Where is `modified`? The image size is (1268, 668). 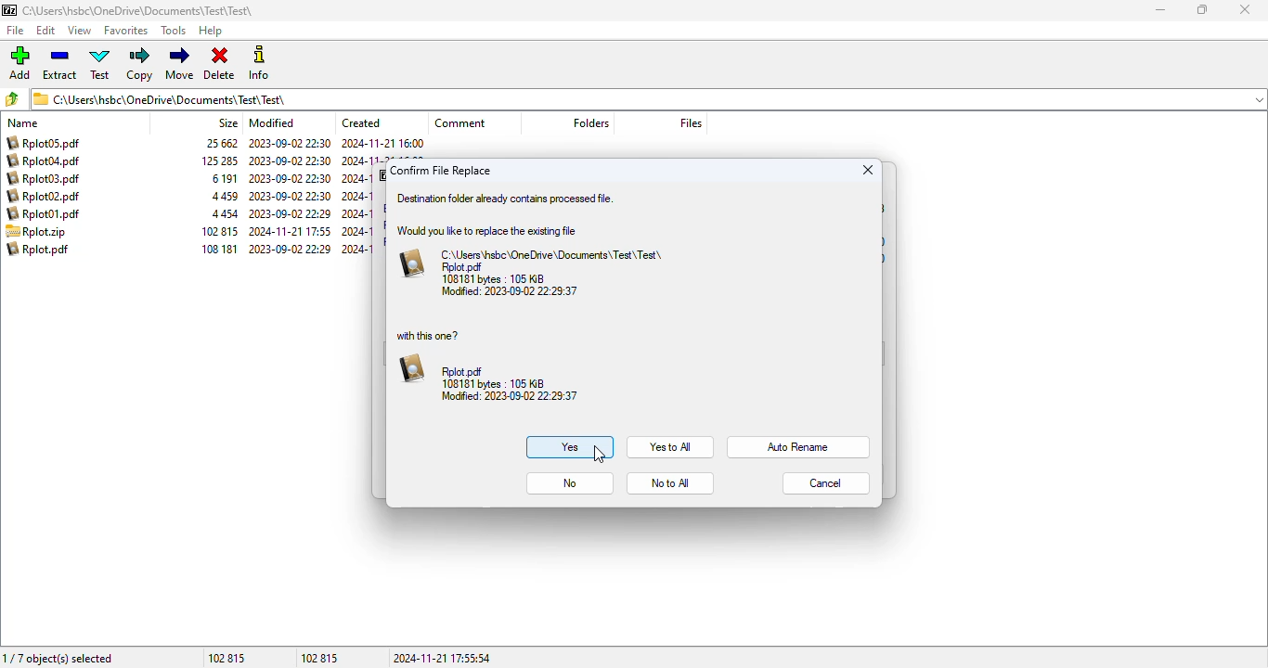 modified is located at coordinates (273, 122).